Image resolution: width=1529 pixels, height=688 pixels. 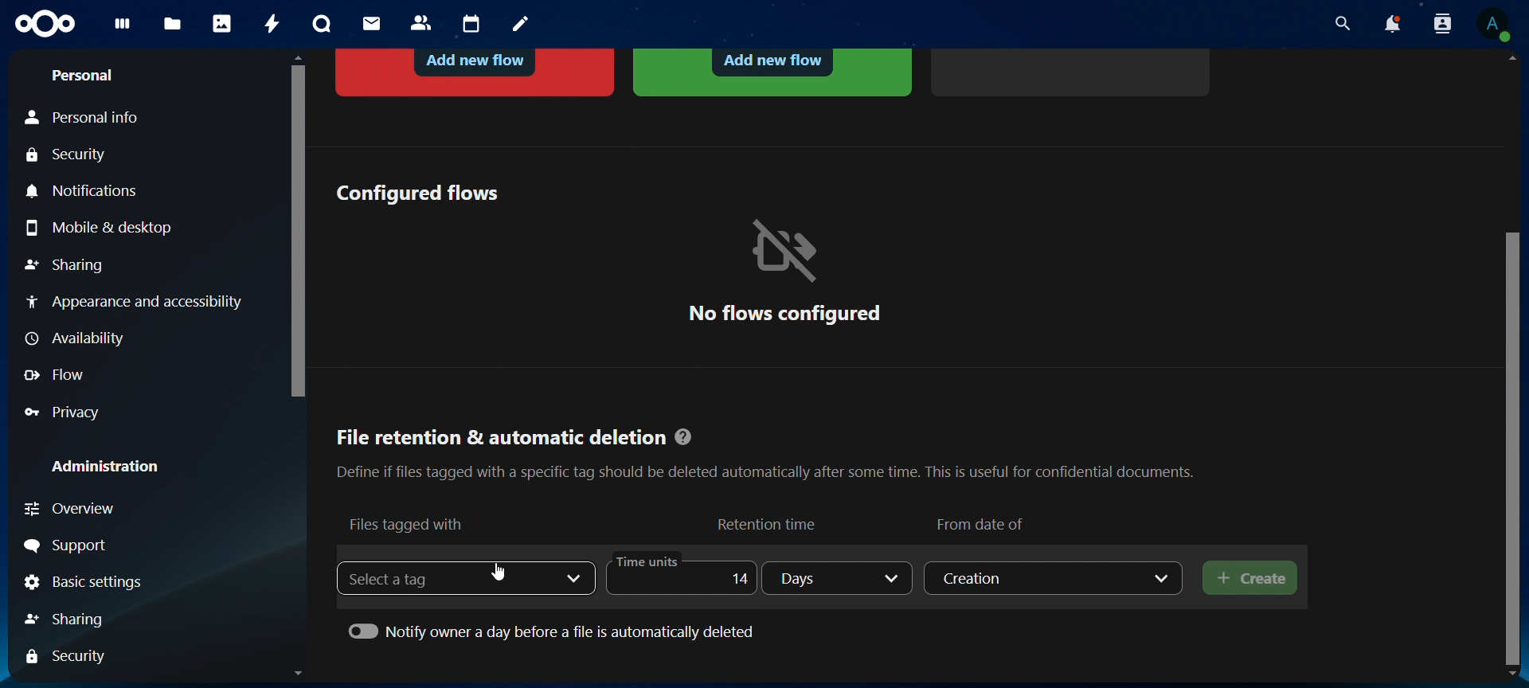 What do you see at coordinates (1391, 24) in the screenshot?
I see `notifications` at bounding box center [1391, 24].